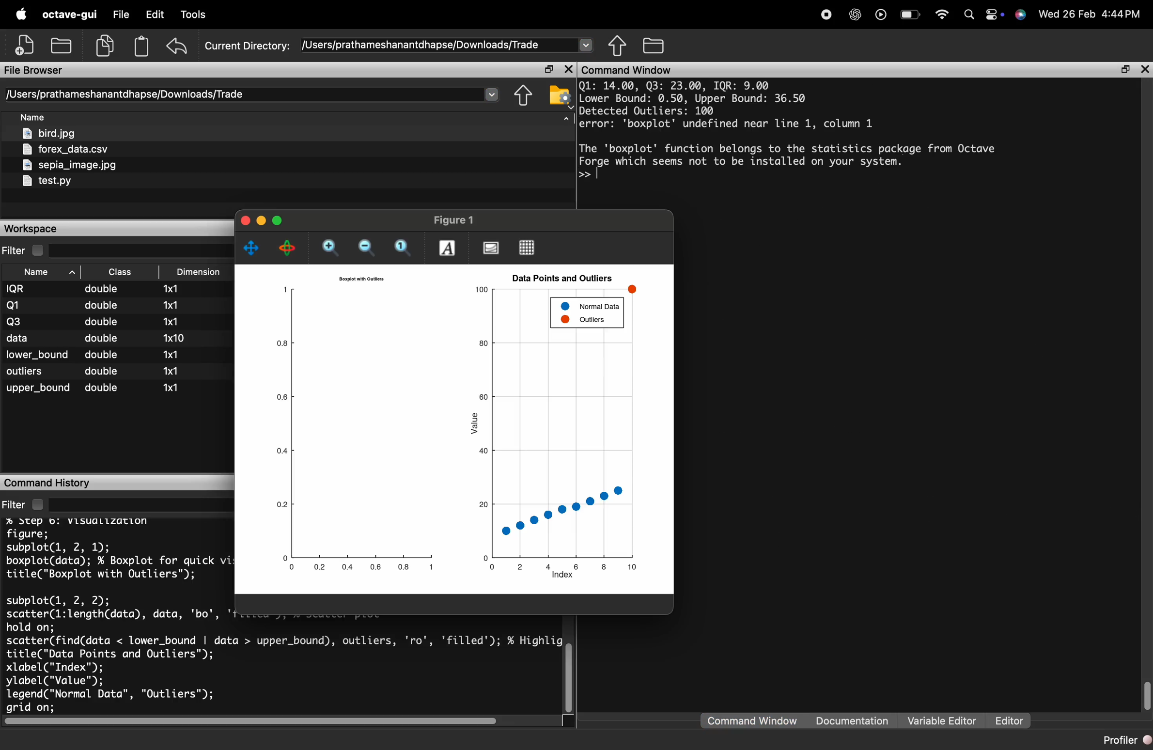 This screenshot has height=750, width=1153. Describe the element at coordinates (48, 483) in the screenshot. I see `Command History` at that location.